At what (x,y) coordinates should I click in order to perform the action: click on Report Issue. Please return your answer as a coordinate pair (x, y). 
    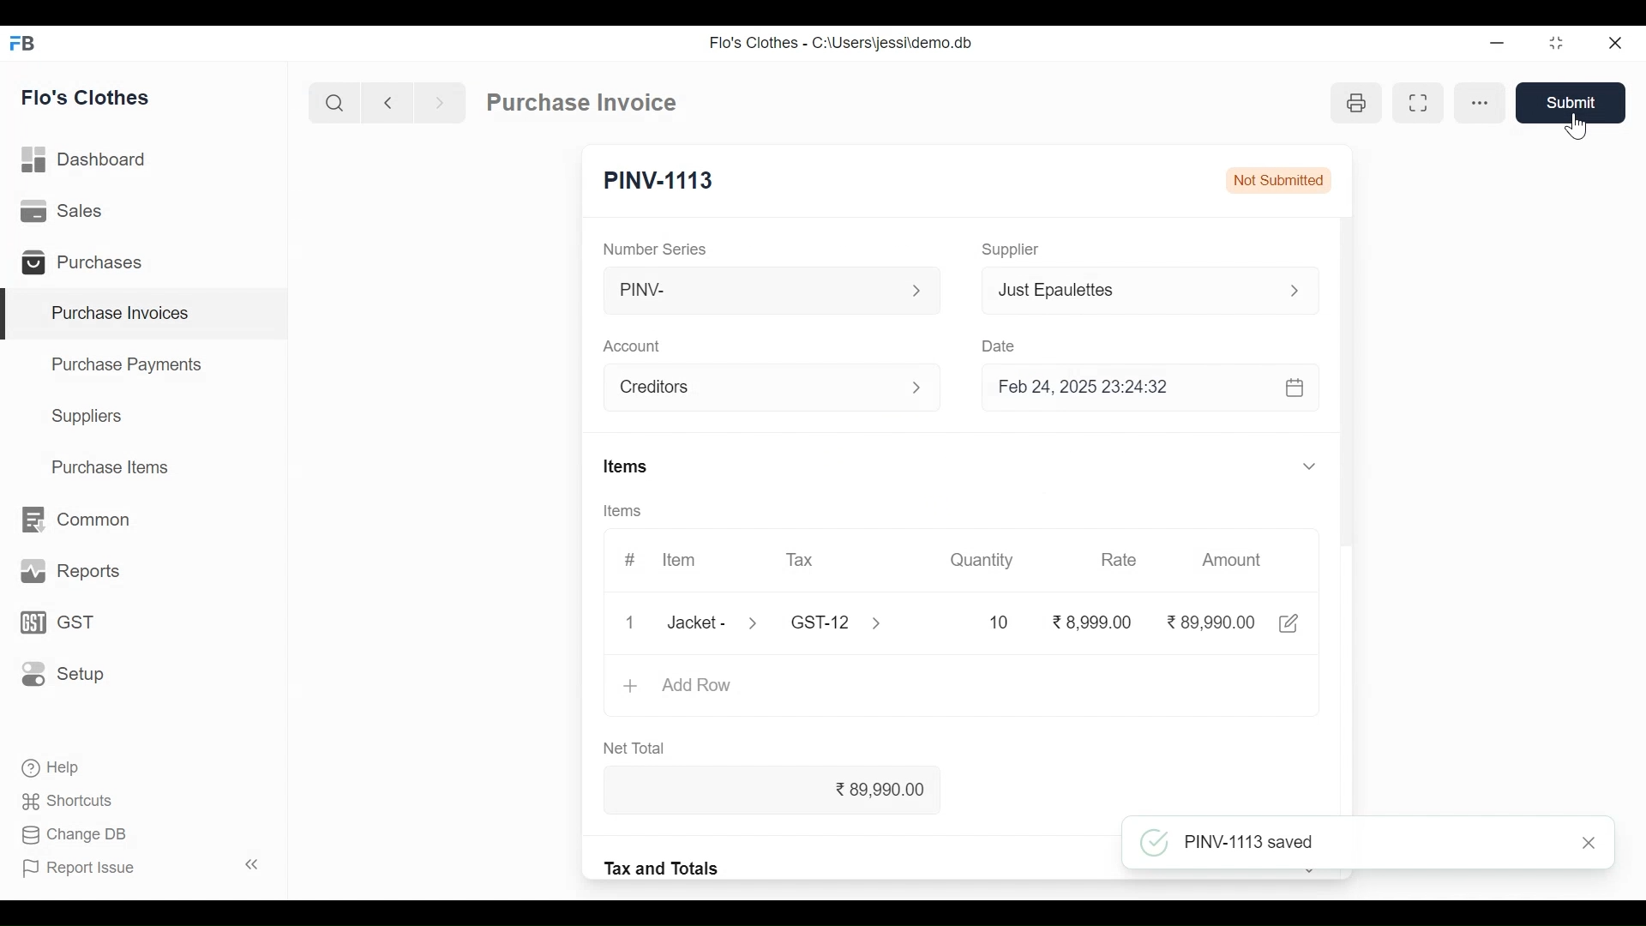
    Looking at the image, I should click on (142, 866).